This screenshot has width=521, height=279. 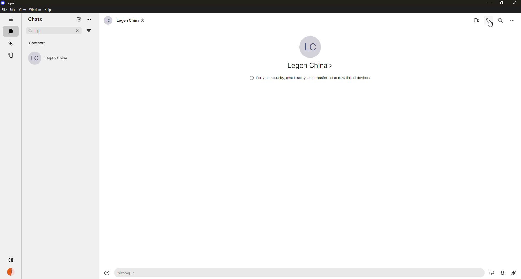 What do you see at coordinates (35, 10) in the screenshot?
I see `window` at bounding box center [35, 10].